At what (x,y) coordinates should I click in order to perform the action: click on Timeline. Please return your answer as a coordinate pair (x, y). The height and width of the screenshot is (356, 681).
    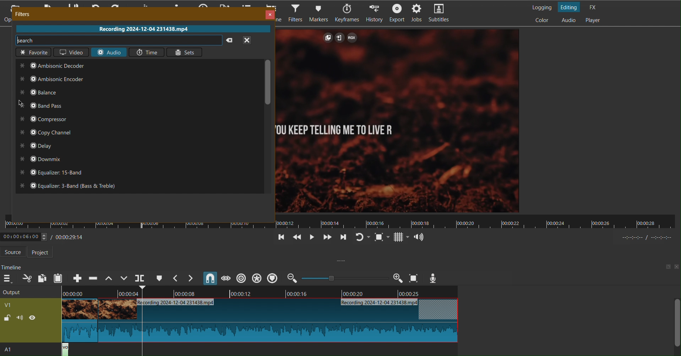
    Looking at the image, I should click on (12, 267).